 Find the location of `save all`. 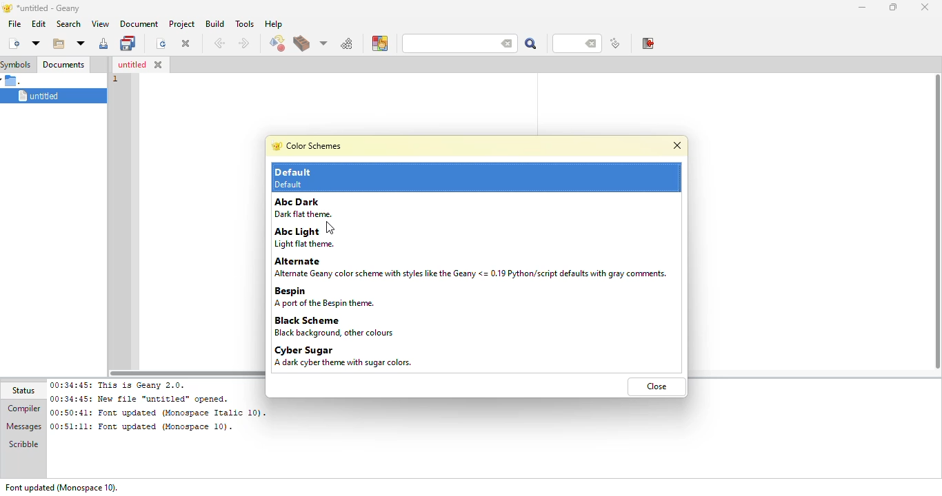

save all is located at coordinates (129, 42).